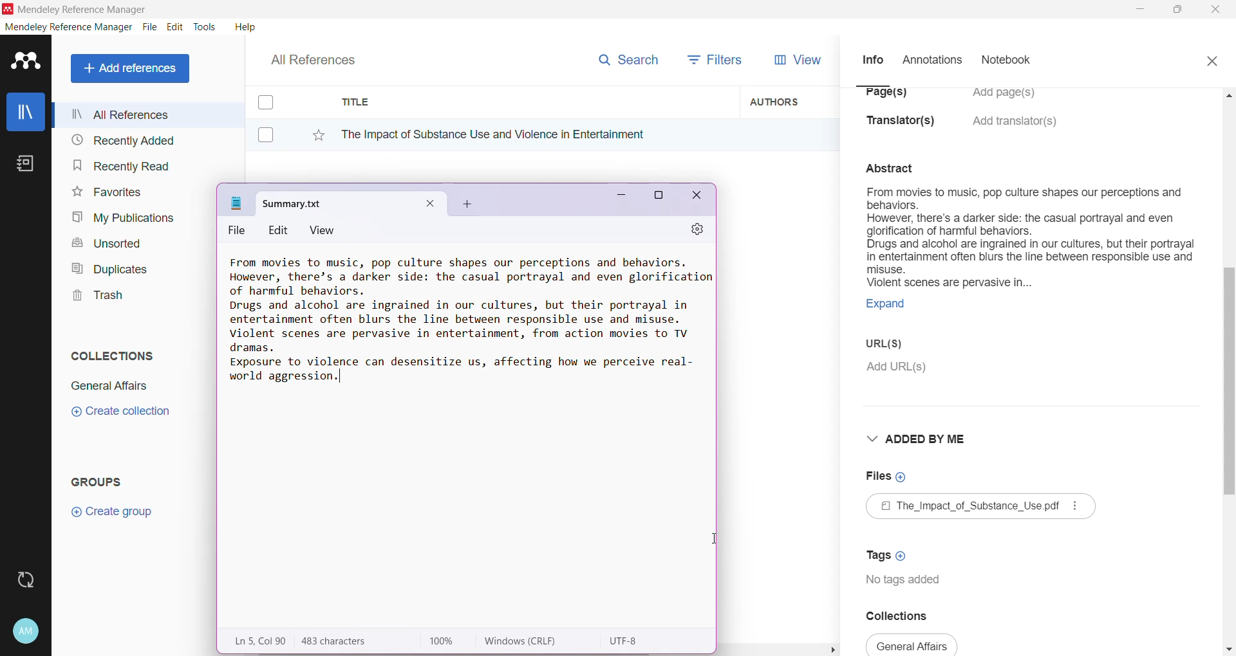 Image resolution: width=1236 pixels, height=656 pixels. What do you see at coordinates (718, 59) in the screenshot?
I see `Filters` at bounding box center [718, 59].